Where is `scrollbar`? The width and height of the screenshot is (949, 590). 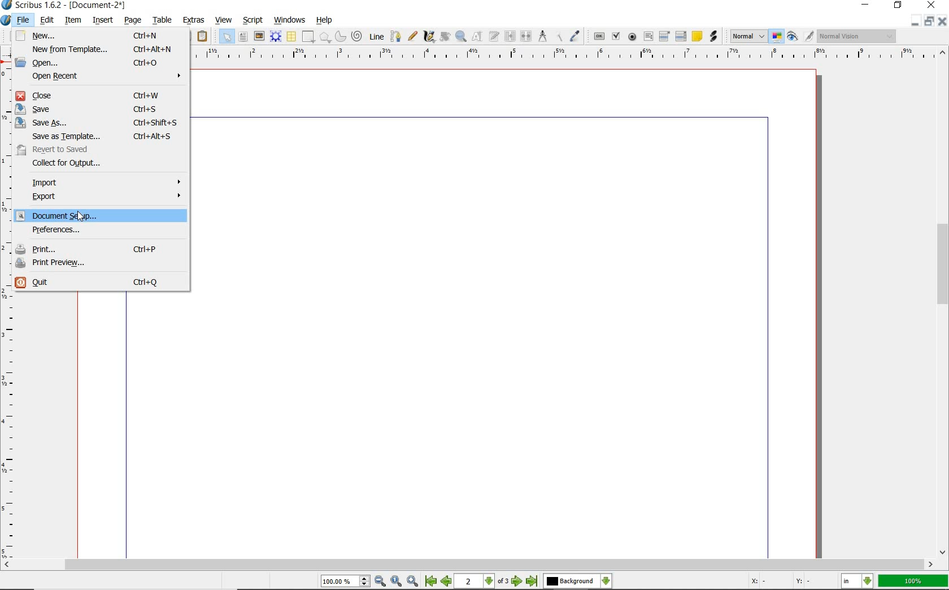
scrollbar is located at coordinates (943, 302).